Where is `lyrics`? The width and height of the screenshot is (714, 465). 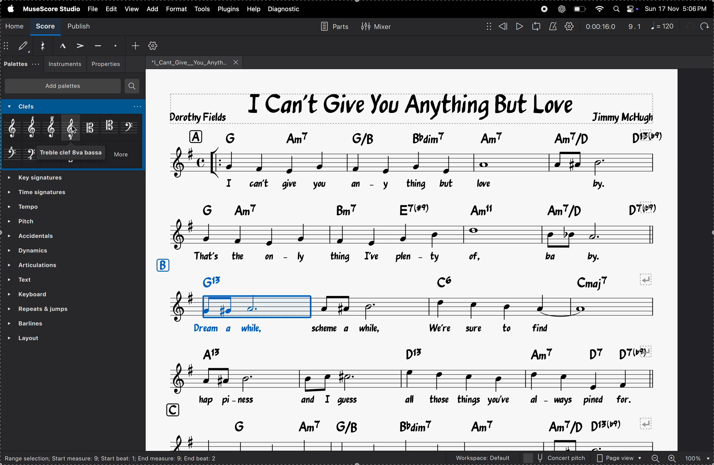
lyrics is located at coordinates (415, 257).